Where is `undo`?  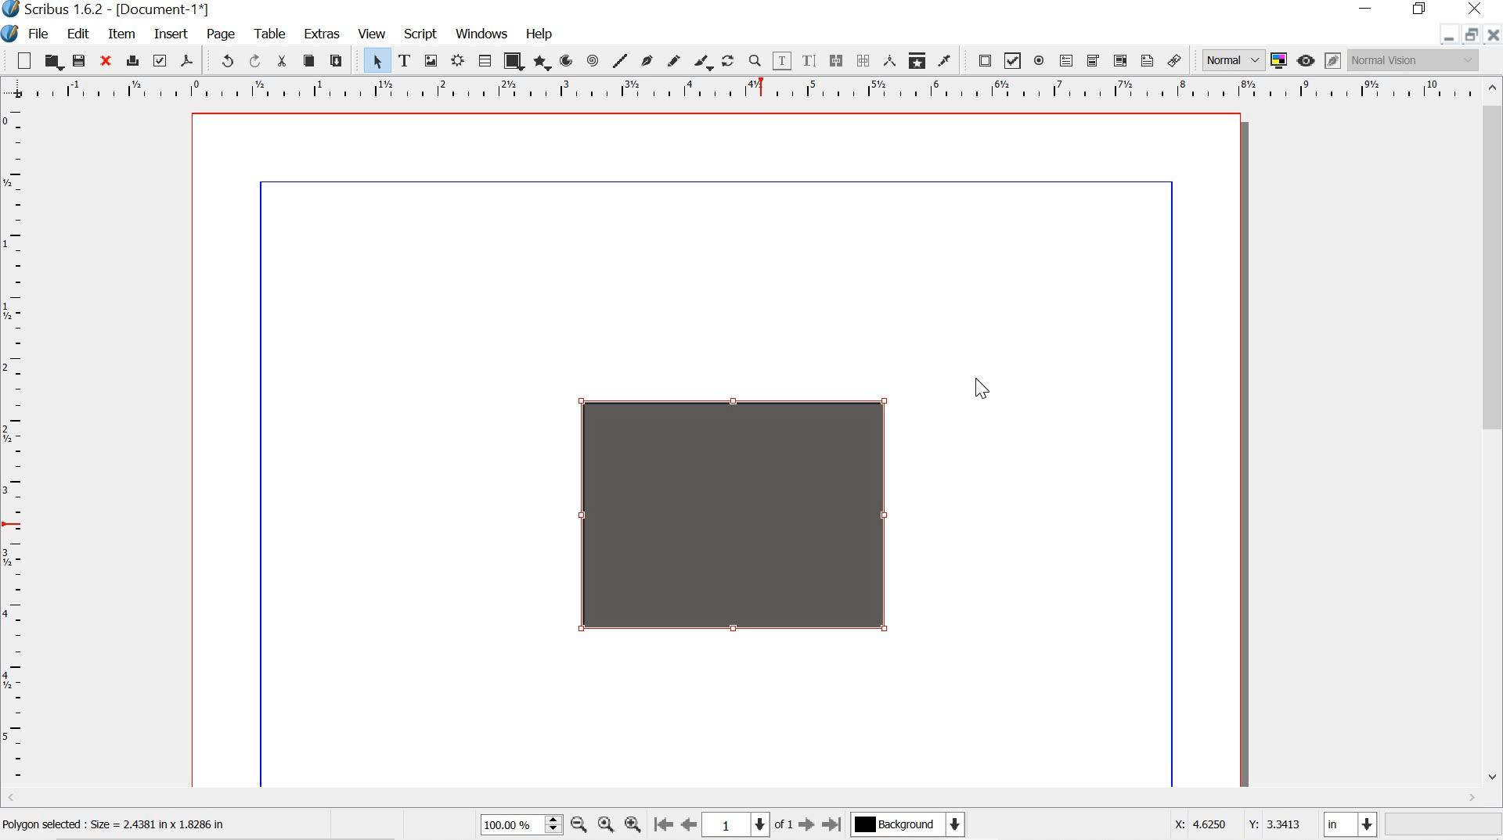 undo is located at coordinates (226, 59).